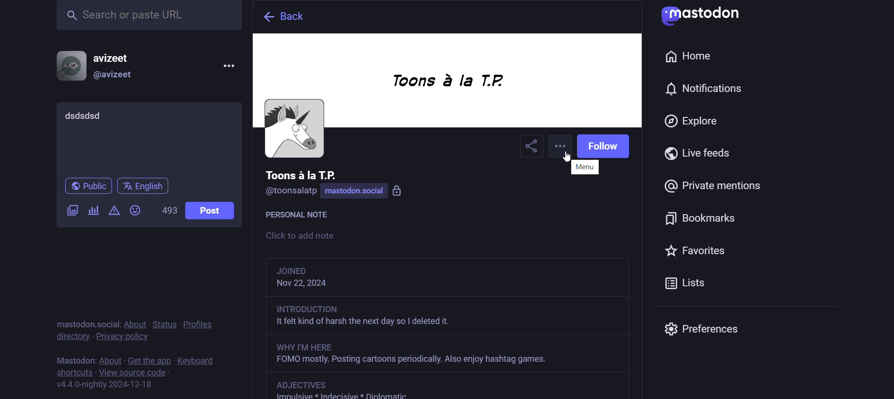  What do you see at coordinates (606, 146) in the screenshot?
I see `follow` at bounding box center [606, 146].